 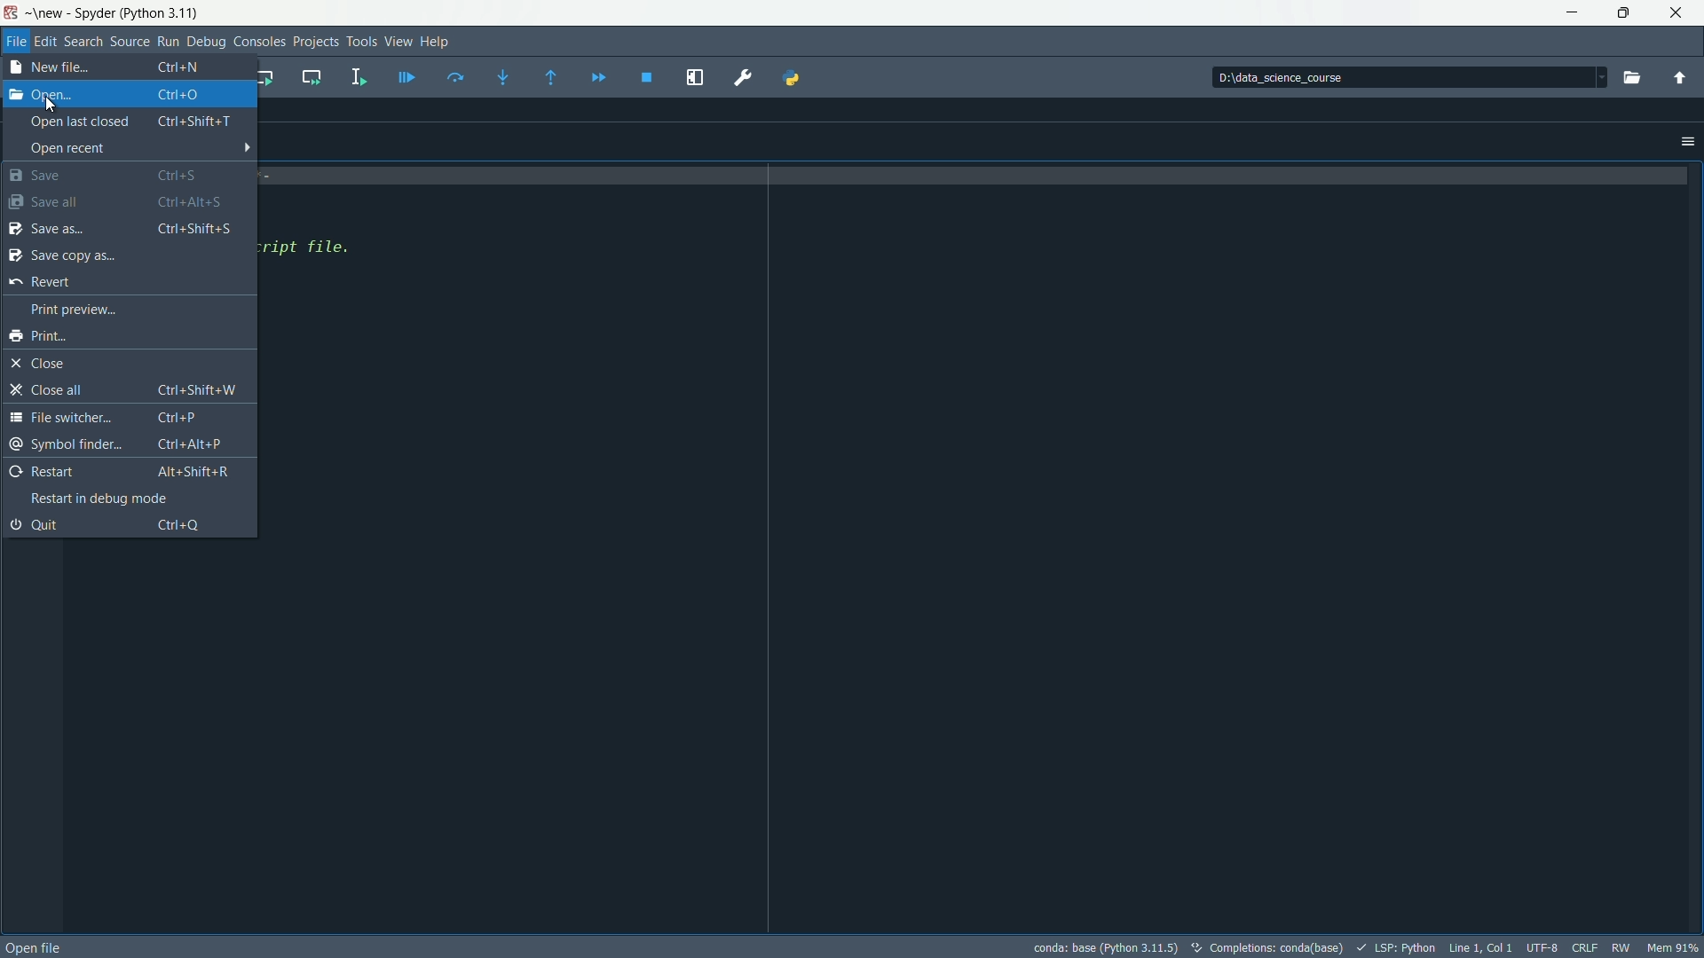 What do you see at coordinates (398, 41) in the screenshot?
I see `view menu` at bounding box center [398, 41].